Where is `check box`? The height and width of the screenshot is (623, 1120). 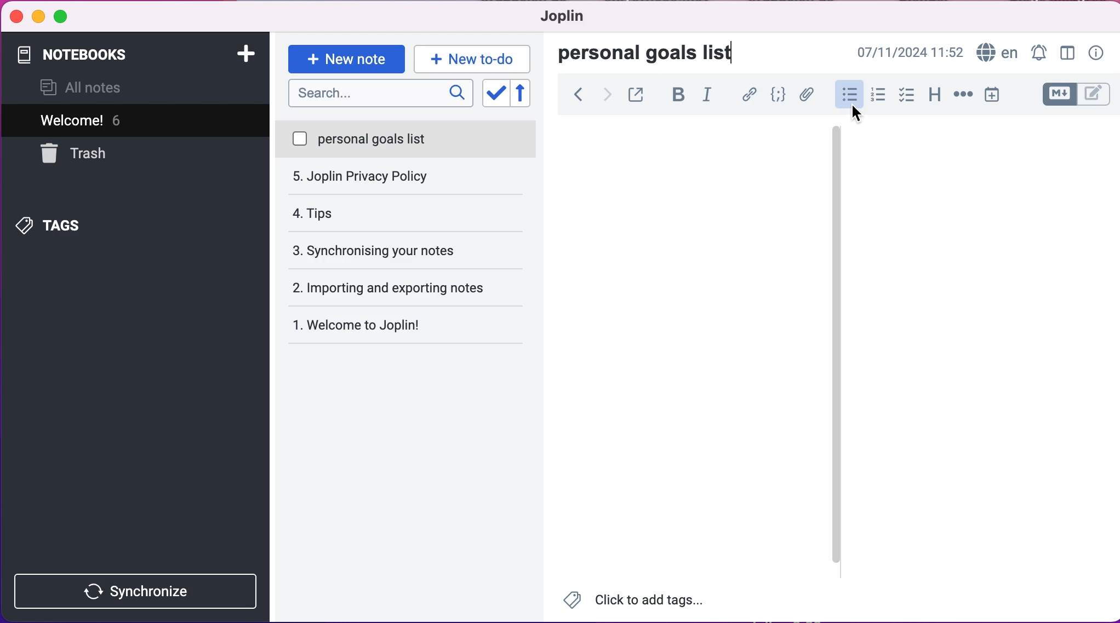
check box is located at coordinates (906, 99).